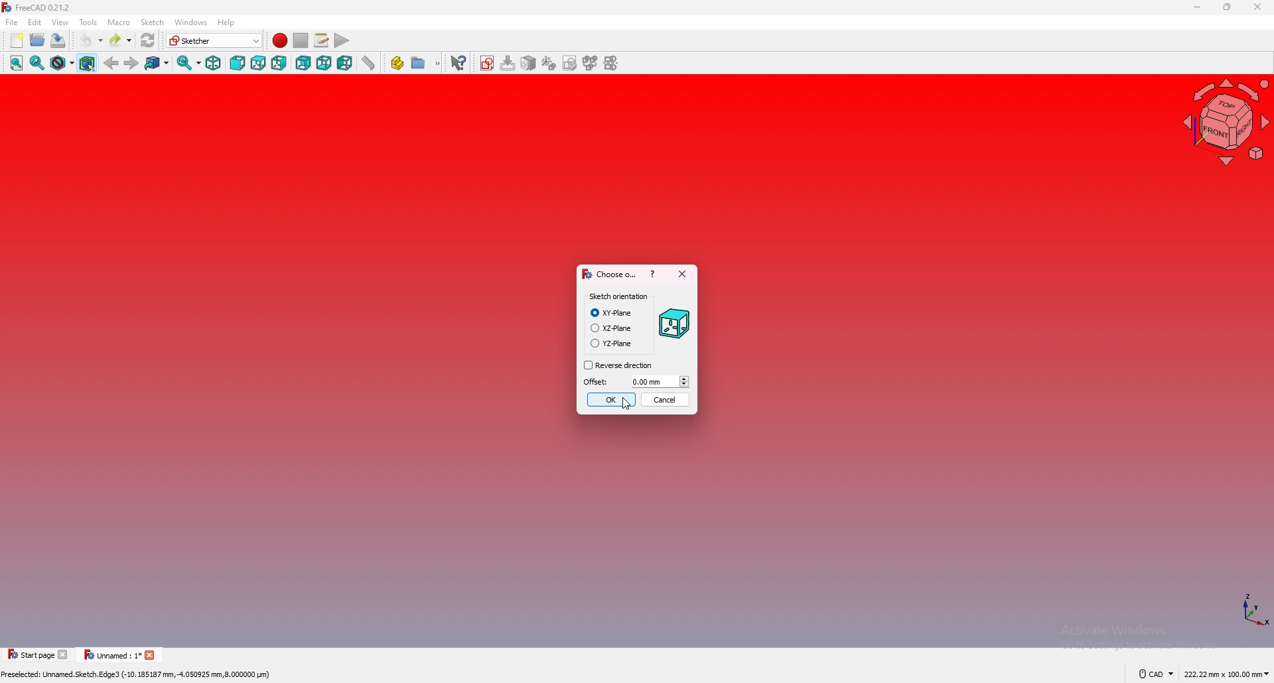 The width and height of the screenshot is (1274, 683). Describe the element at coordinates (35, 22) in the screenshot. I see `edit` at that location.